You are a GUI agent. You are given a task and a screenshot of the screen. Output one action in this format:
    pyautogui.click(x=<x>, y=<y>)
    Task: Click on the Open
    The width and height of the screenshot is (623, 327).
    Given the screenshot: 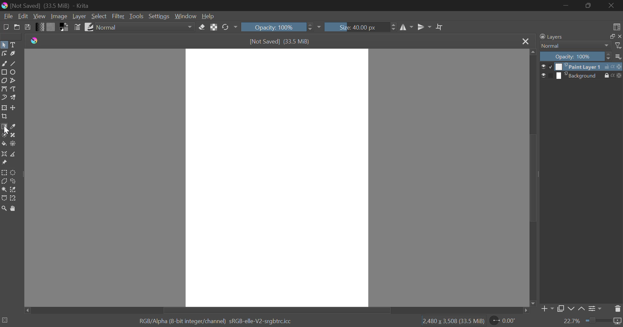 What is the action you would take?
    pyautogui.click(x=17, y=27)
    